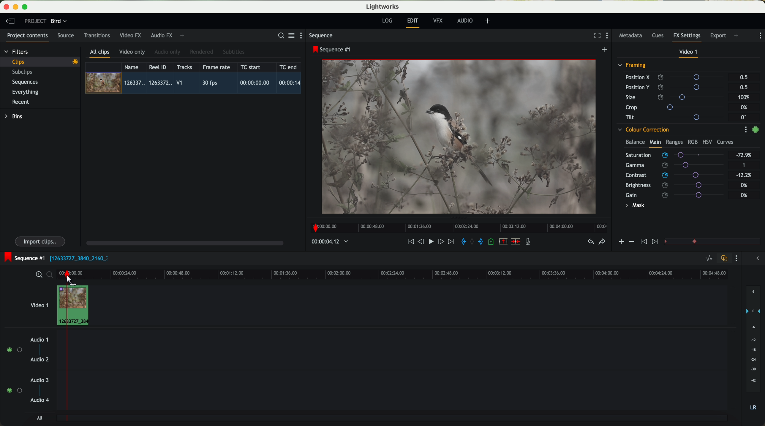 This screenshot has height=426, width=765. What do you see at coordinates (132, 52) in the screenshot?
I see `video only` at bounding box center [132, 52].